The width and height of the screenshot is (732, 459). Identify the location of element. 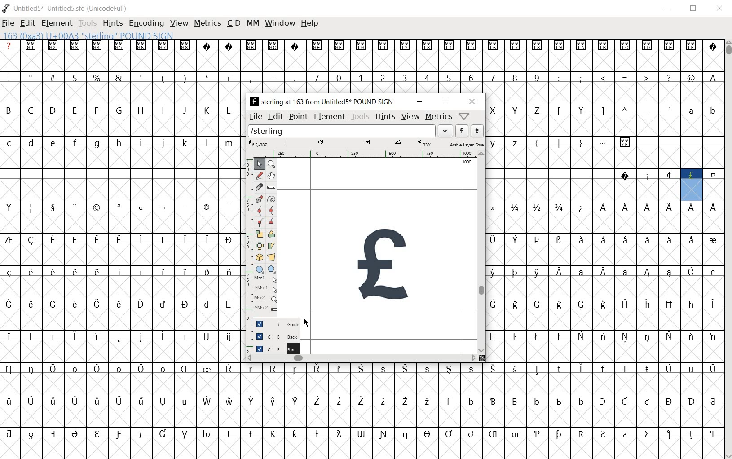
(330, 116).